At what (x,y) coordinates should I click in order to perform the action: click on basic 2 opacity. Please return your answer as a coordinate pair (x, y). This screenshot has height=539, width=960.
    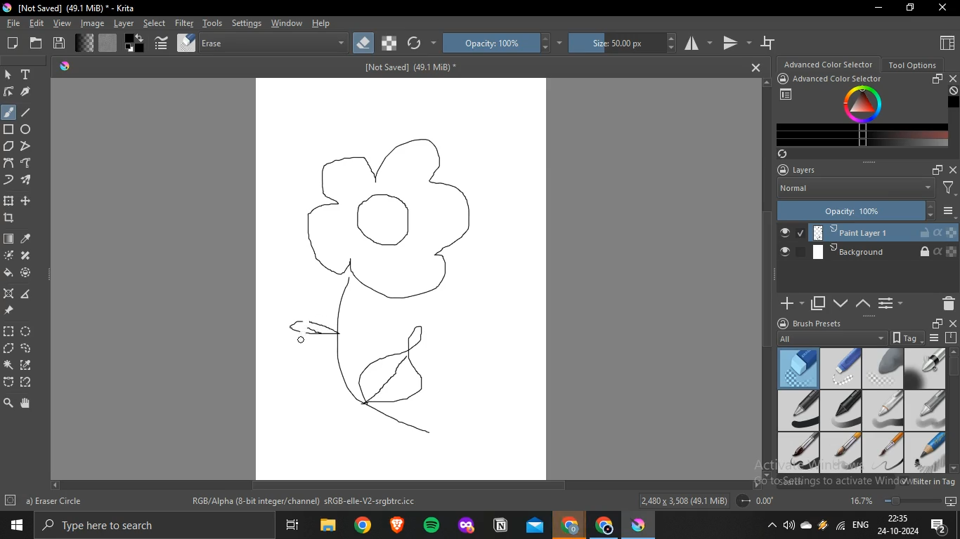
    Looking at the image, I should click on (841, 411).